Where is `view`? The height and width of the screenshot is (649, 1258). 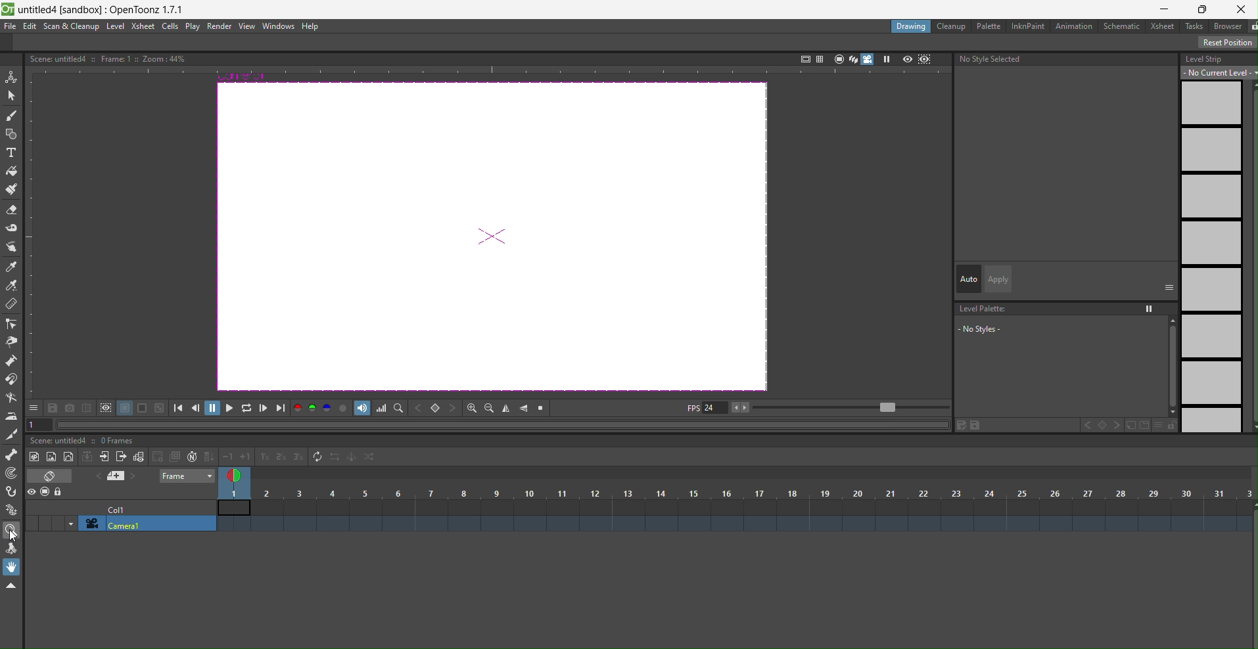
view is located at coordinates (246, 26).